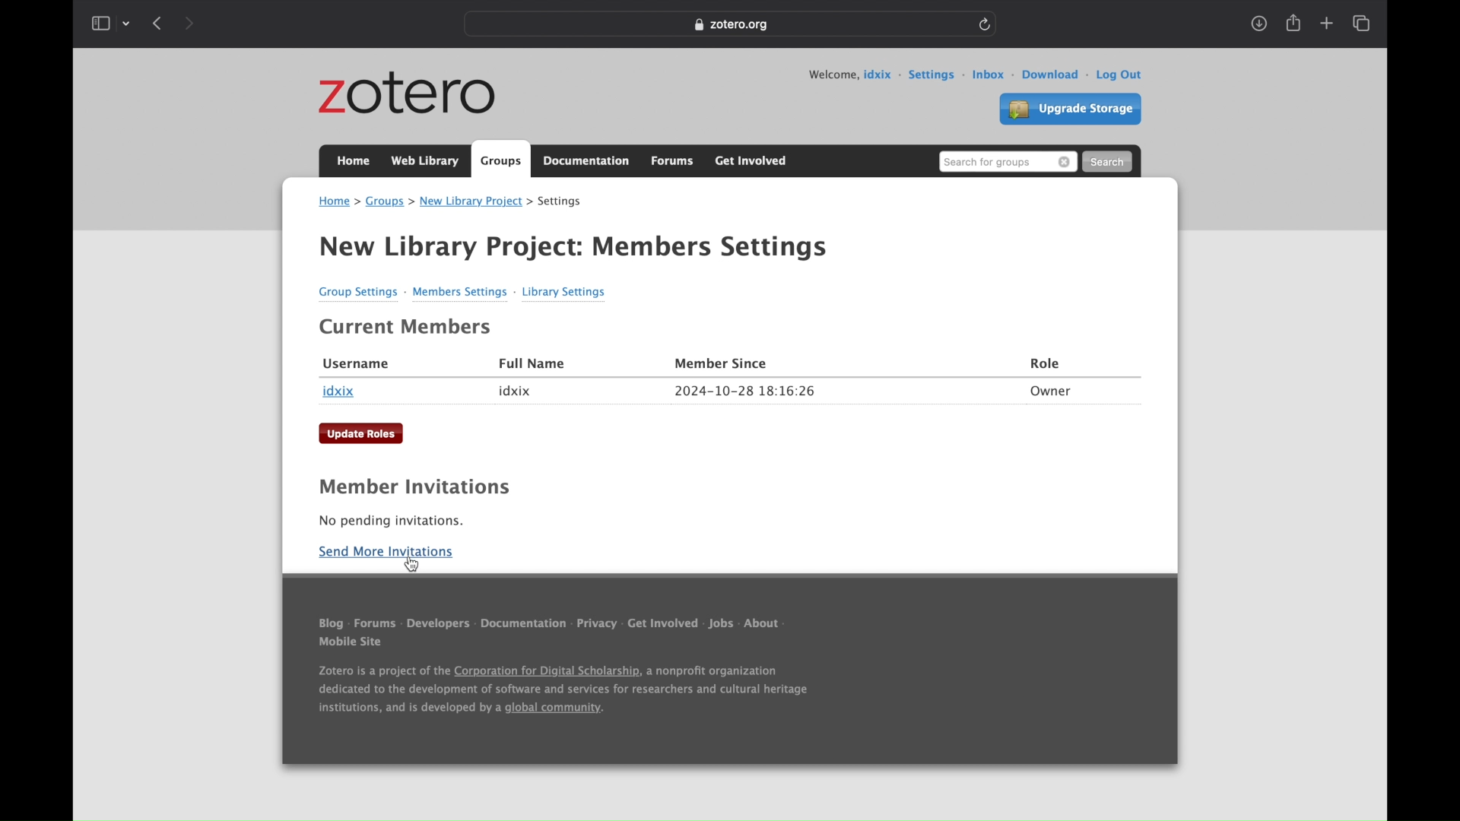 Image resolution: width=1460 pixels, height=821 pixels. I want to click on welcome, so click(832, 74).